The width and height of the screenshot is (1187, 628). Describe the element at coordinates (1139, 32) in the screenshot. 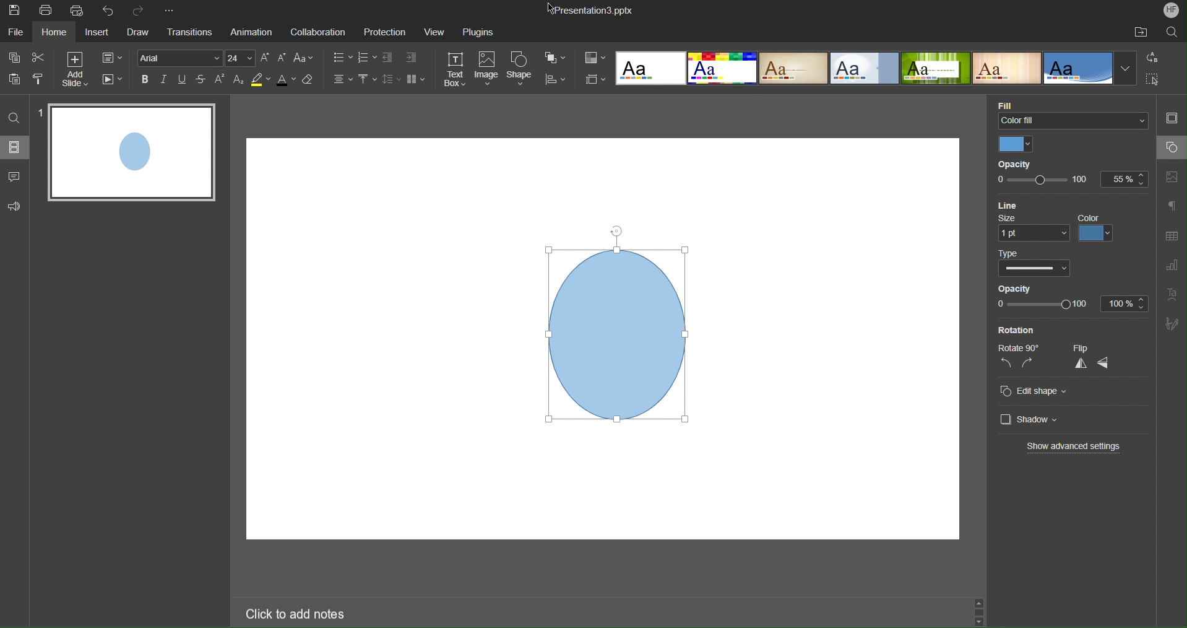

I see `Open File Location` at that location.